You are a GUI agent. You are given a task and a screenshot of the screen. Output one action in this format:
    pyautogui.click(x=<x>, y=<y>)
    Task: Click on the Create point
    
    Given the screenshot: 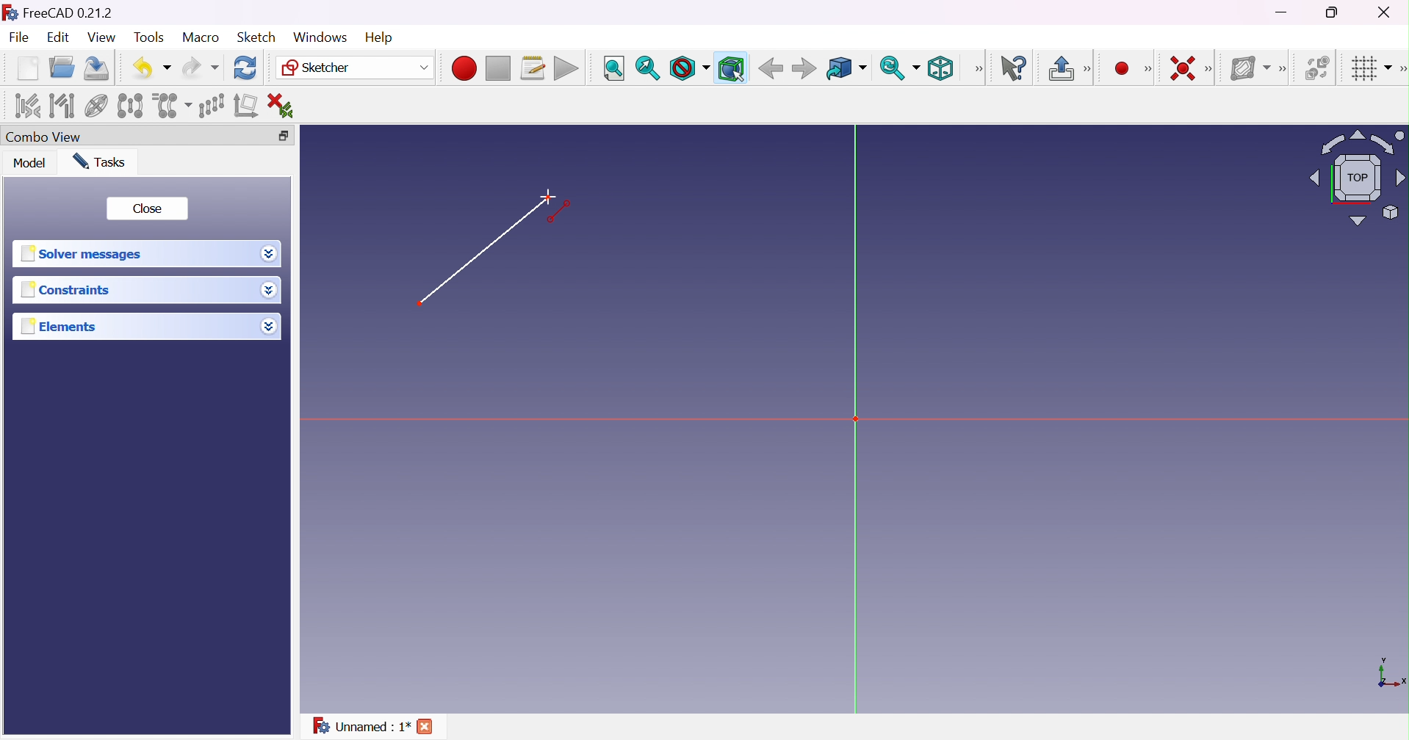 What is the action you would take?
    pyautogui.click(x=1120, y=67)
    